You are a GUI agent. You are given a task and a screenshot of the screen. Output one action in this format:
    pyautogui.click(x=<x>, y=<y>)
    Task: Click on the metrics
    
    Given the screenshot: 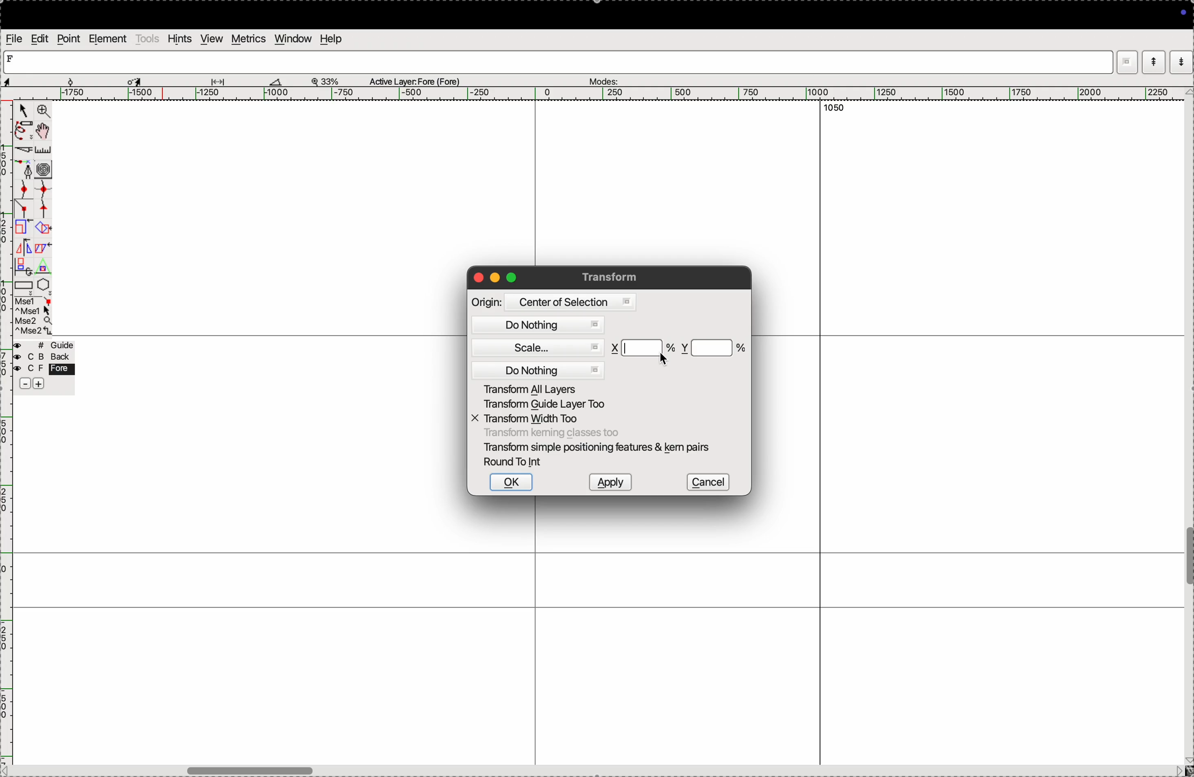 What is the action you would take?
    pyautogui.click(x=249, y=39)
    